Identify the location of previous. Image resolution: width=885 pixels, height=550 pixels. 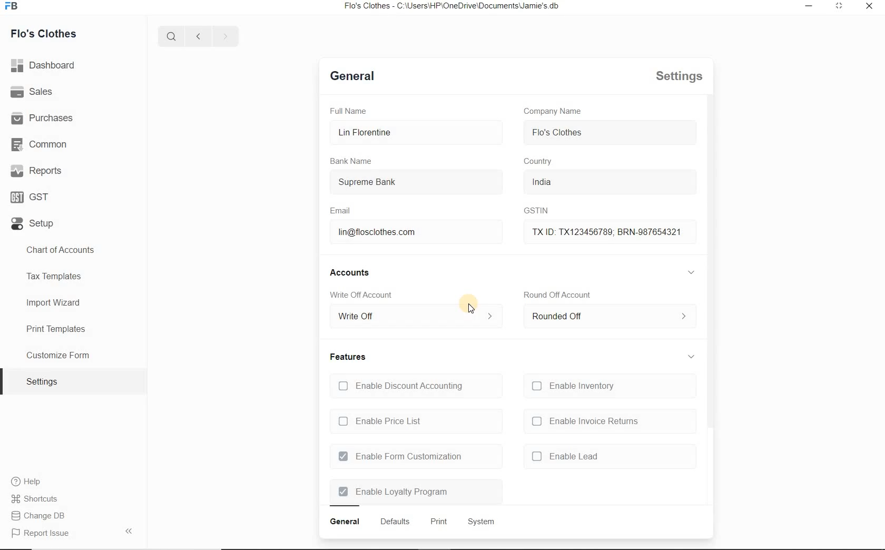
(197, 36).